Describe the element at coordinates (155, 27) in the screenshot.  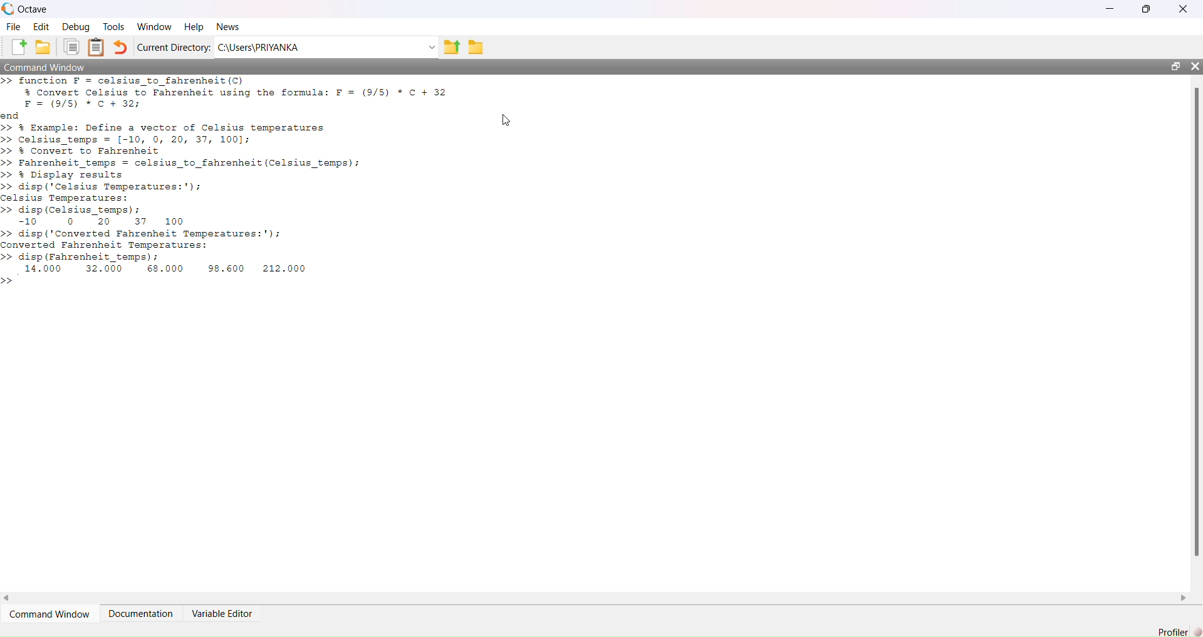
I see `Window` at that location.